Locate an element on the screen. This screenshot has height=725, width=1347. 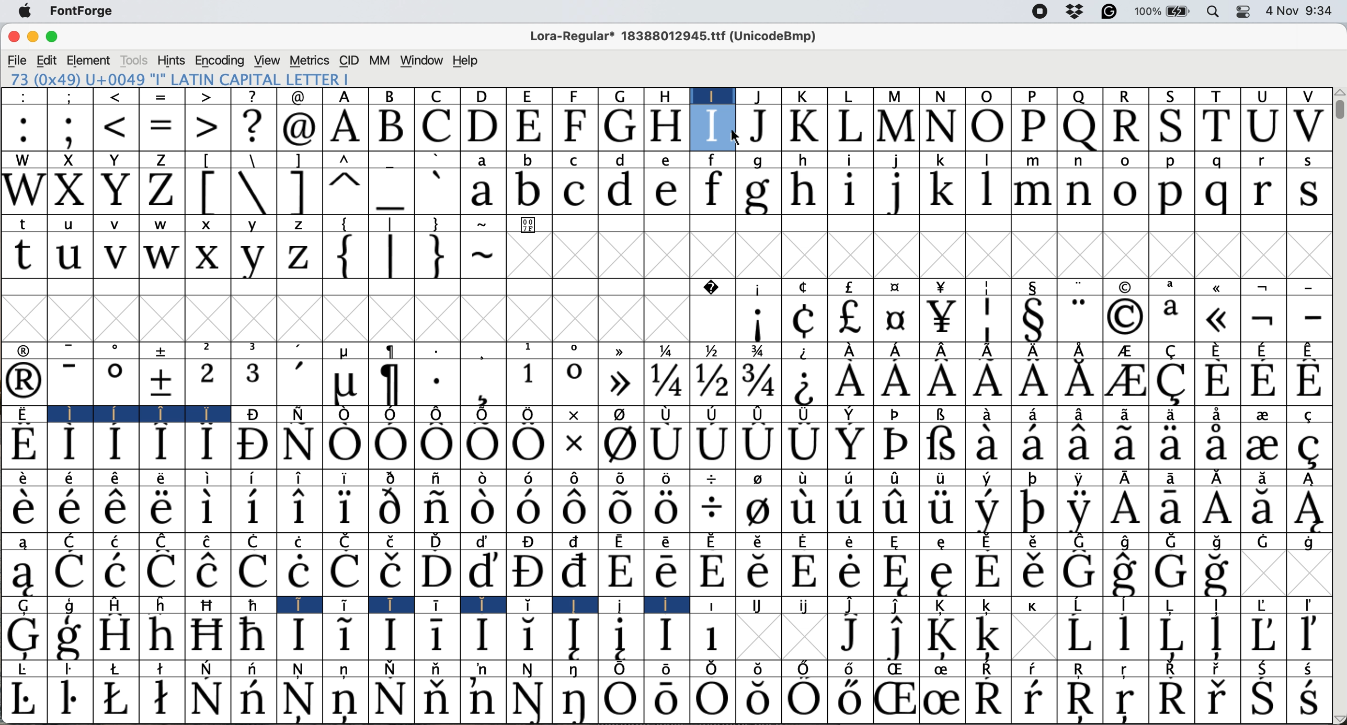
Symbol is located at coordinates (1310, 509).